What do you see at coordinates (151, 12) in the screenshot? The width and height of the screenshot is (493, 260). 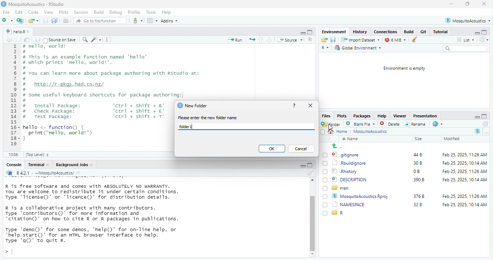 I see `Tools` at bounding box center [151, 12].